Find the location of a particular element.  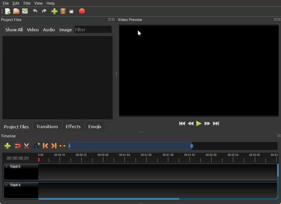

Maximize is located at coordinates (109, 19).